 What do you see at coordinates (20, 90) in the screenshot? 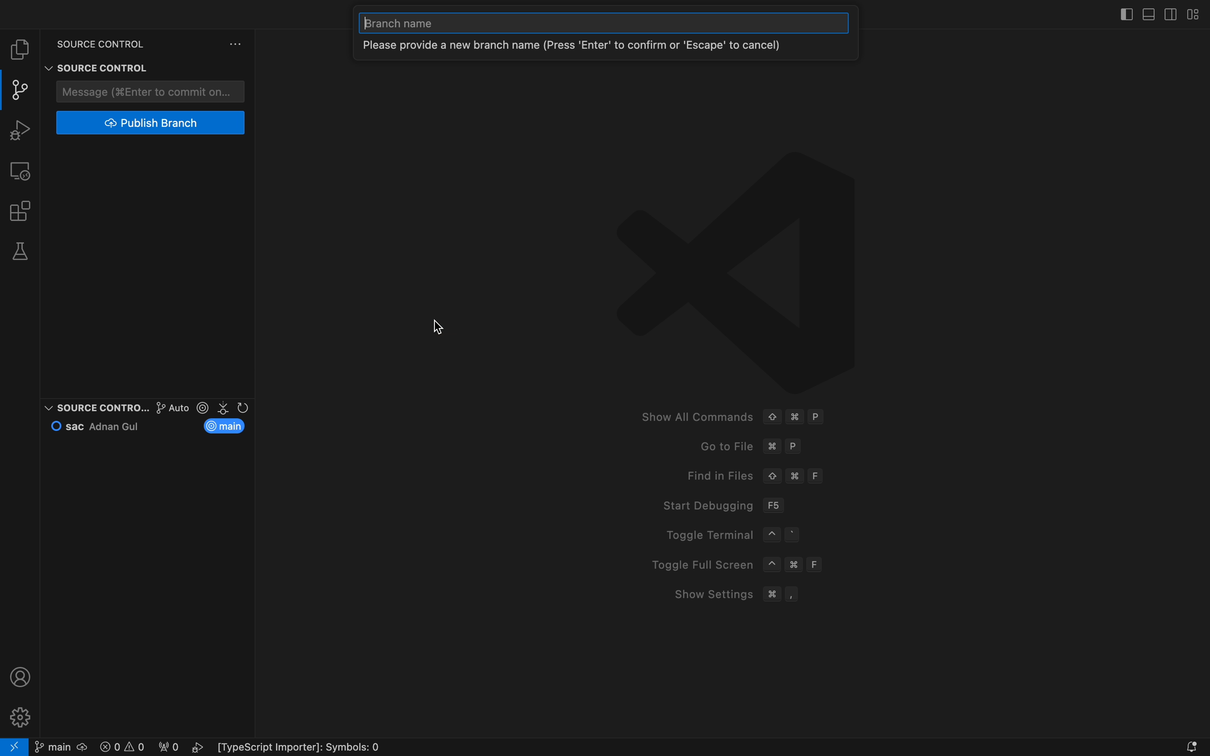
I see `git panel` at bounding box center [20, 90].